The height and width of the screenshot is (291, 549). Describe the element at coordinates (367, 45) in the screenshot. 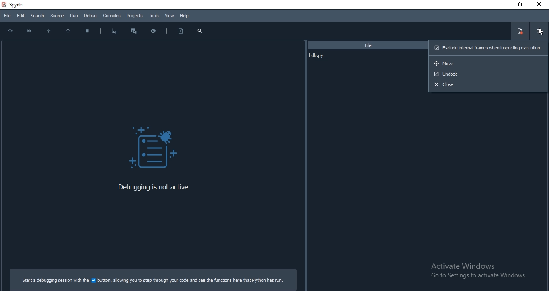

I see `File` at that location.